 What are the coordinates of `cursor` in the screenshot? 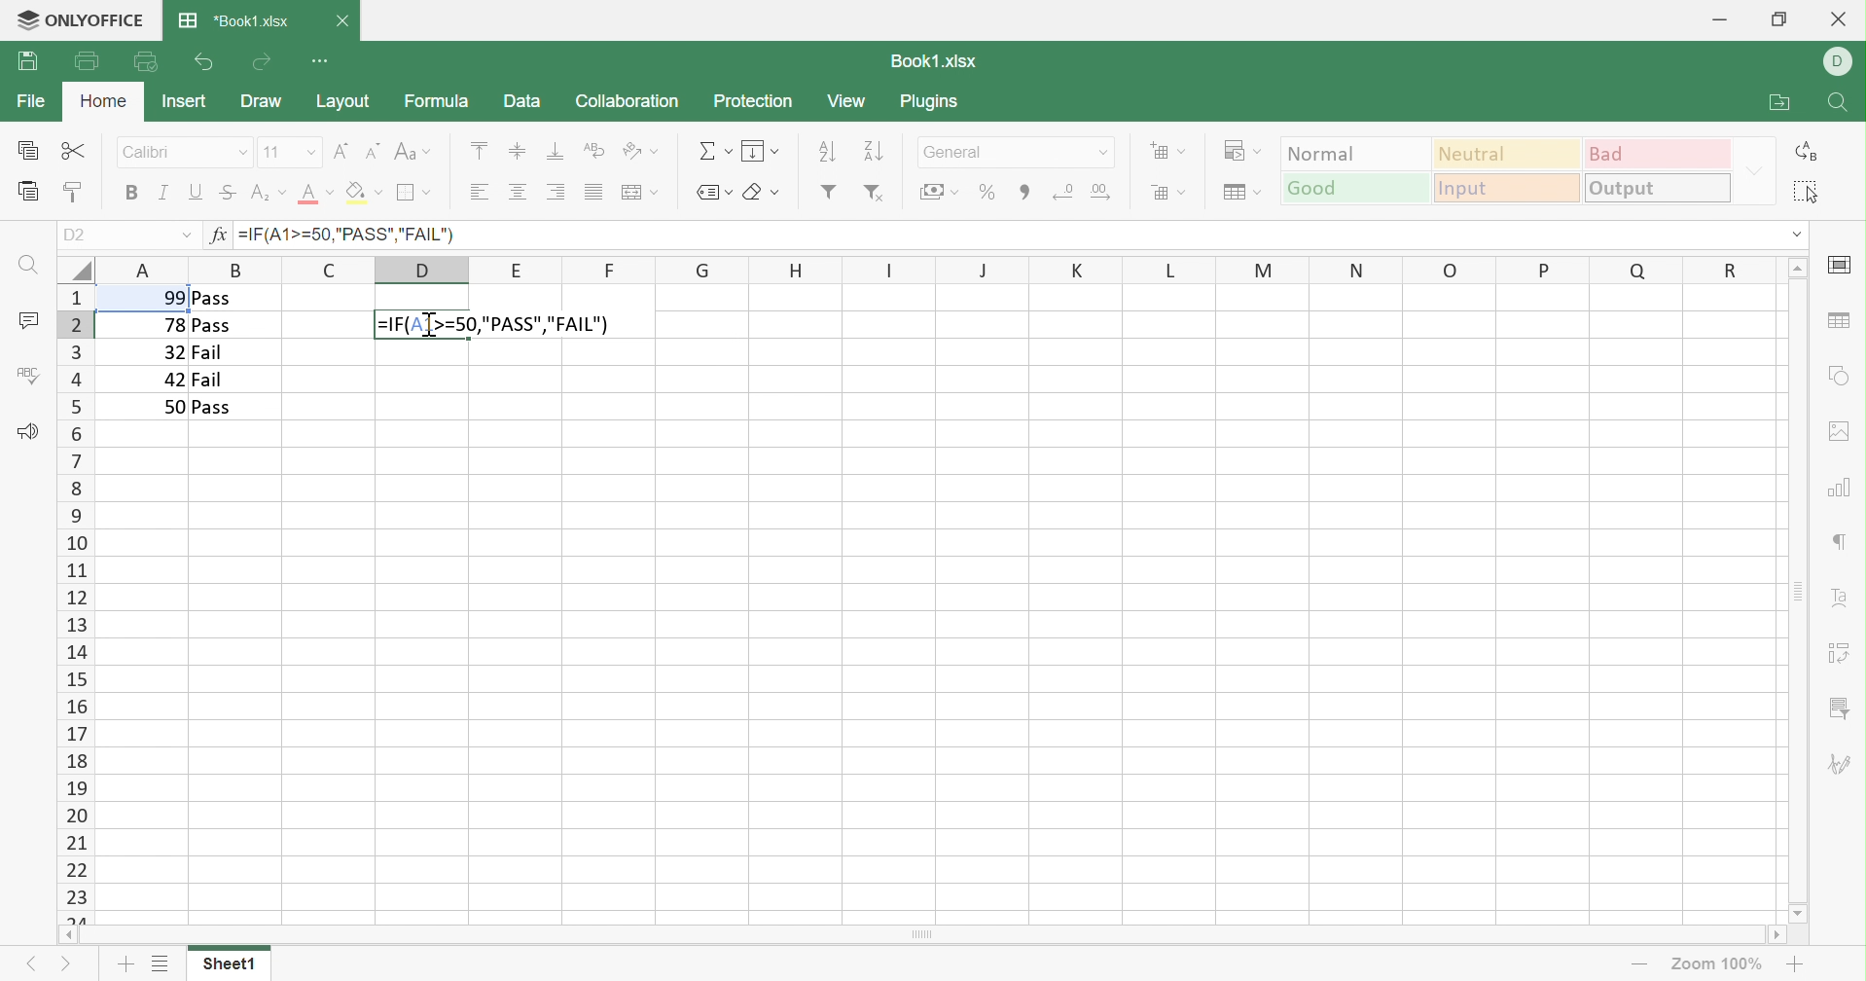 It's located at (430, 324).